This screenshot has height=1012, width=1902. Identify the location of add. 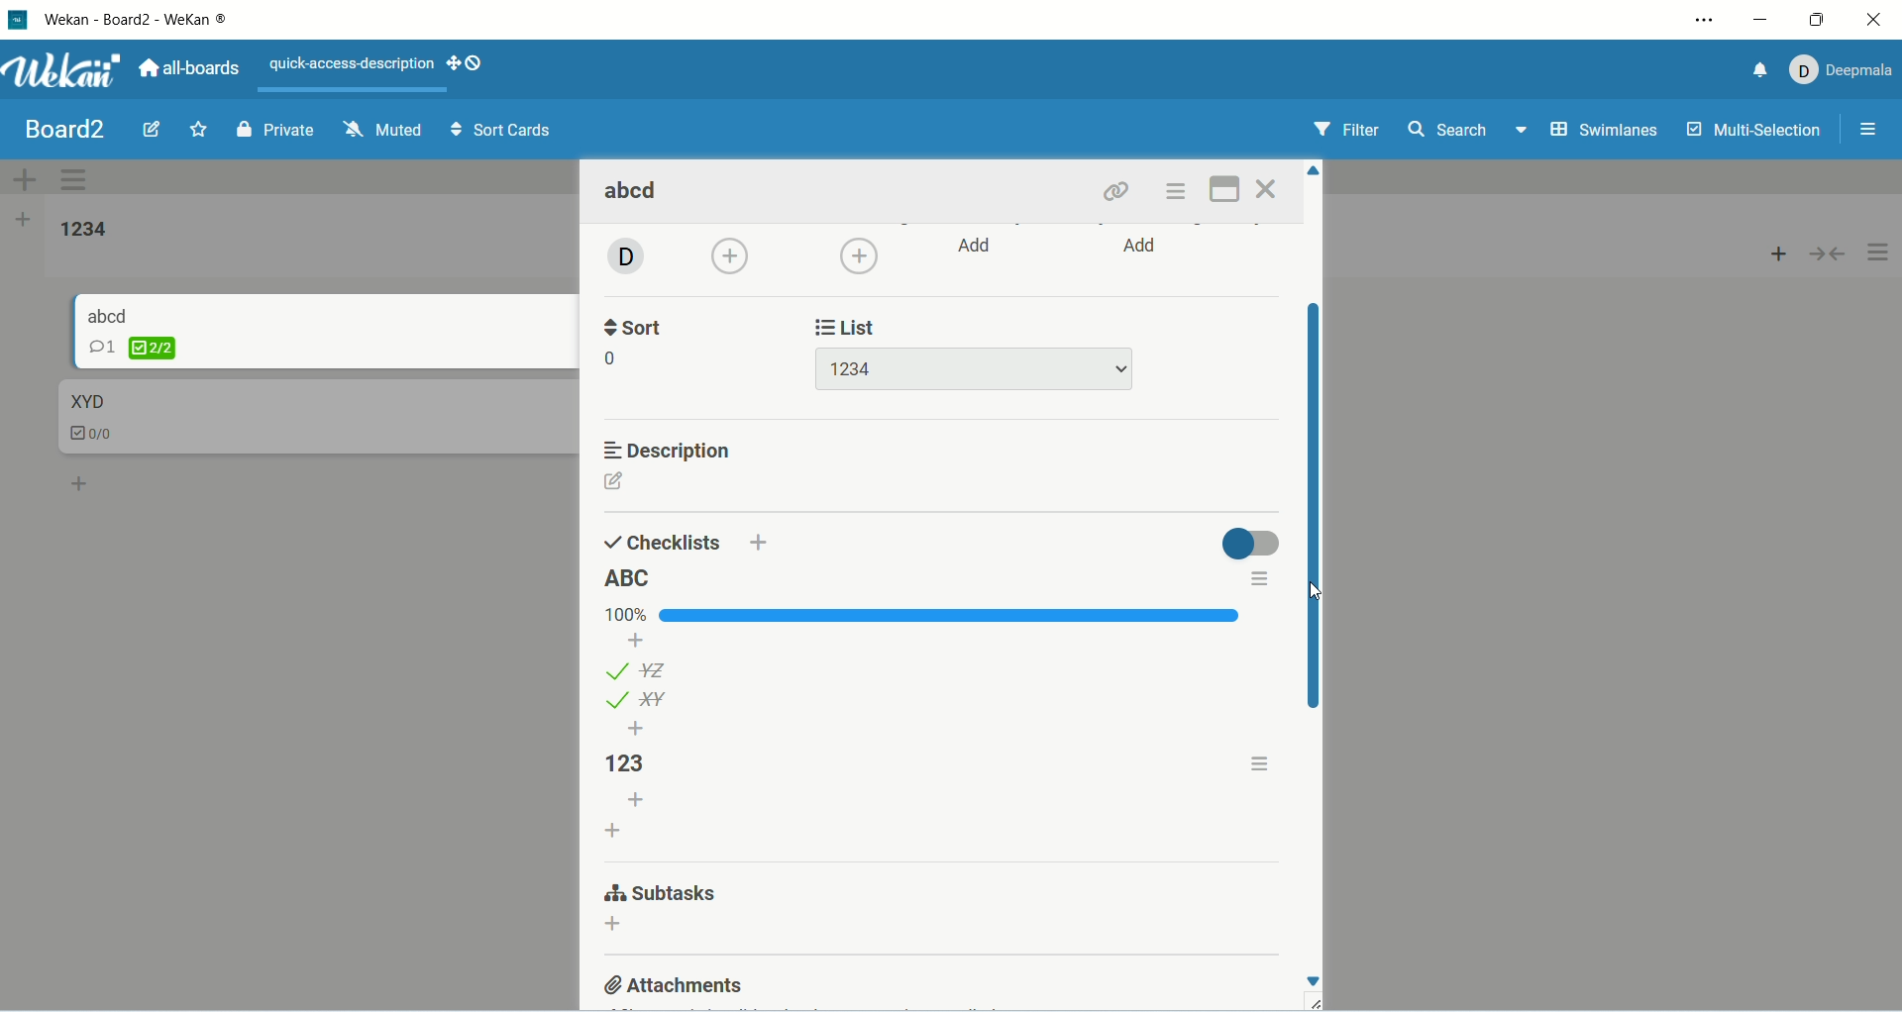
(613, 927).